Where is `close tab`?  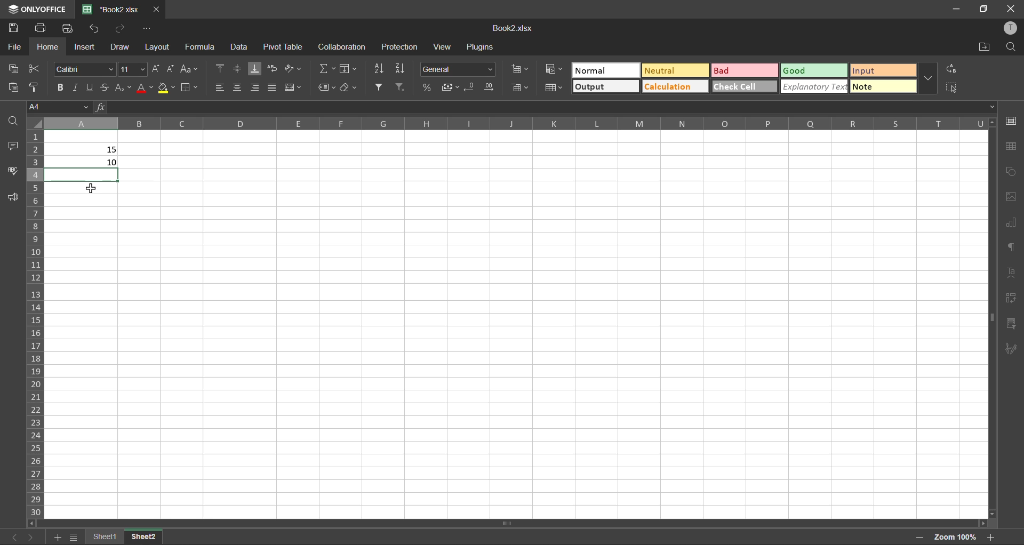 close tab is located at coordinates (156, 9).